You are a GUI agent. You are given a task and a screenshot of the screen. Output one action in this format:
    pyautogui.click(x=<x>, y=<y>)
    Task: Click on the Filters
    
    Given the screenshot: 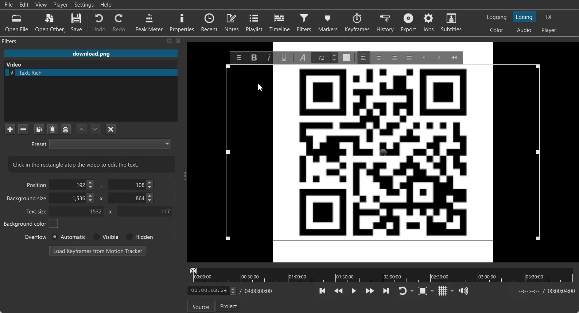 What is the action you would take?
    pyautogui.click(x=17, y=41)
    